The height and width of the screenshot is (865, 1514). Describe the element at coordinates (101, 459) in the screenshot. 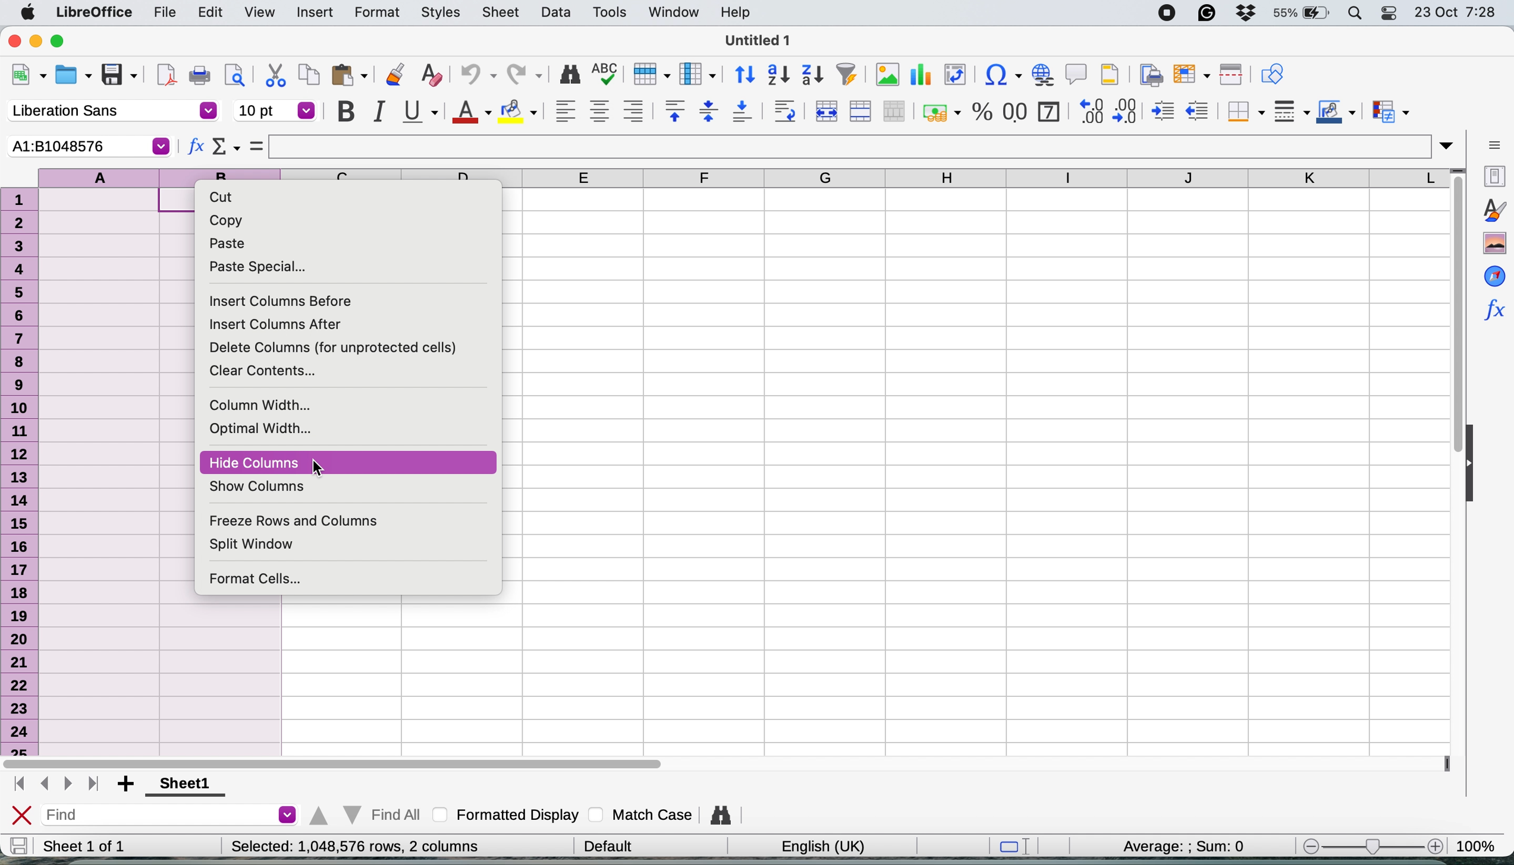

I see `select columns` at that location.